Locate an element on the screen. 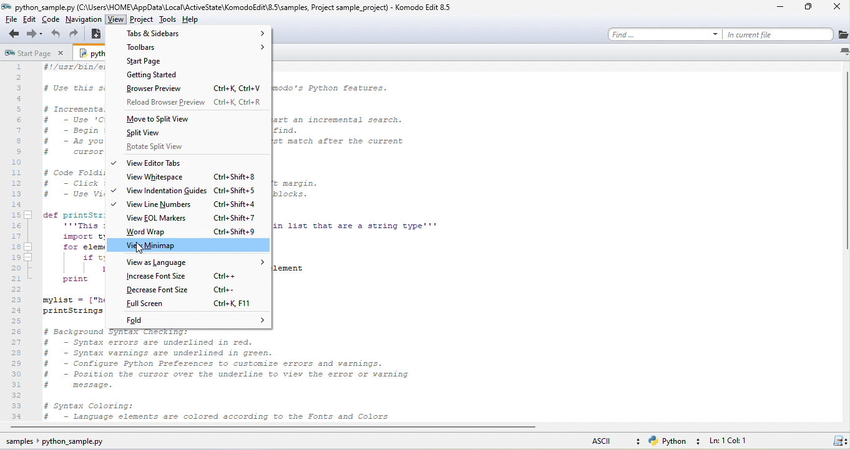 This screenshot has width=850, height=450. decrease font size is located at coordinates (189, 289).